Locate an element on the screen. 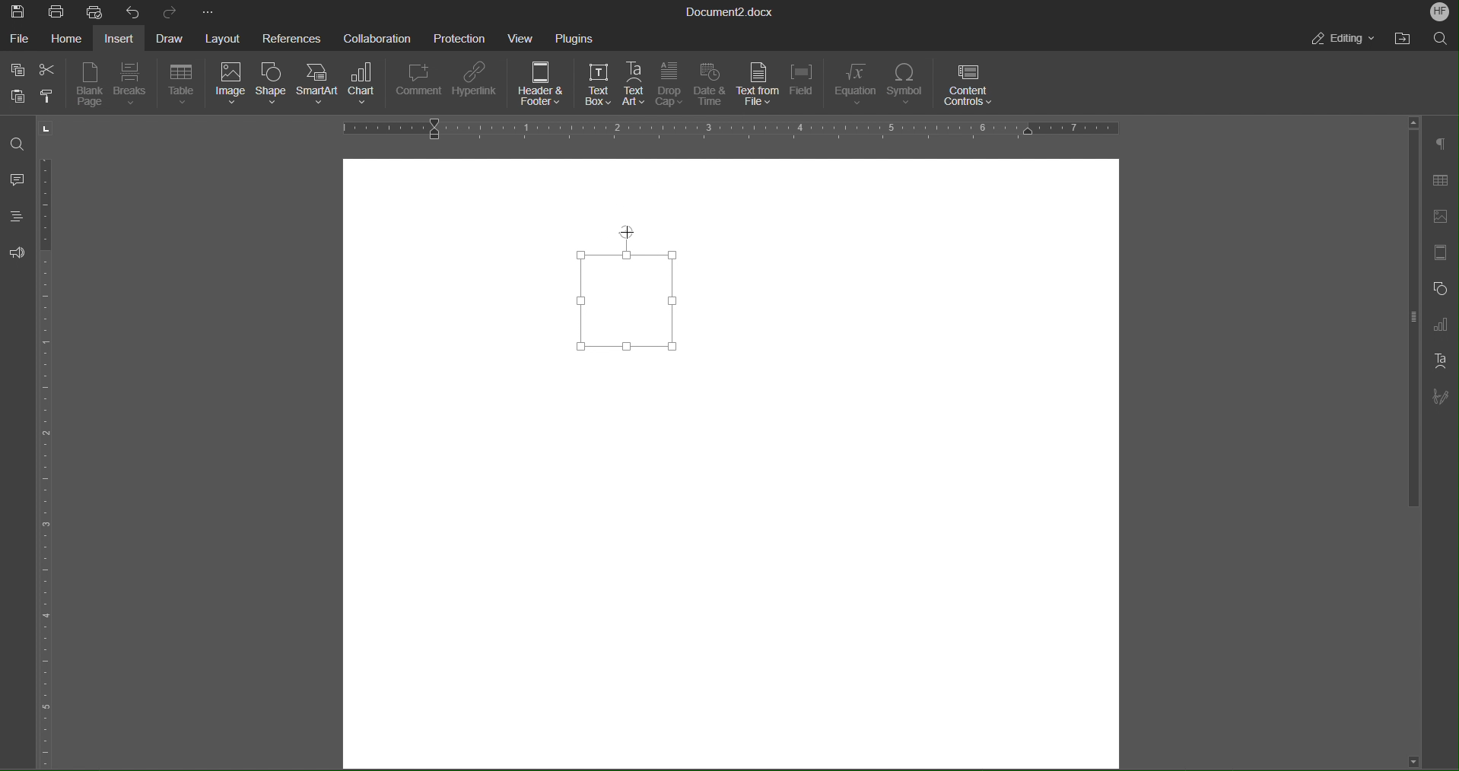 This screenshot has height=771, width=1459. Text from File is located at coordinates (757, 84).